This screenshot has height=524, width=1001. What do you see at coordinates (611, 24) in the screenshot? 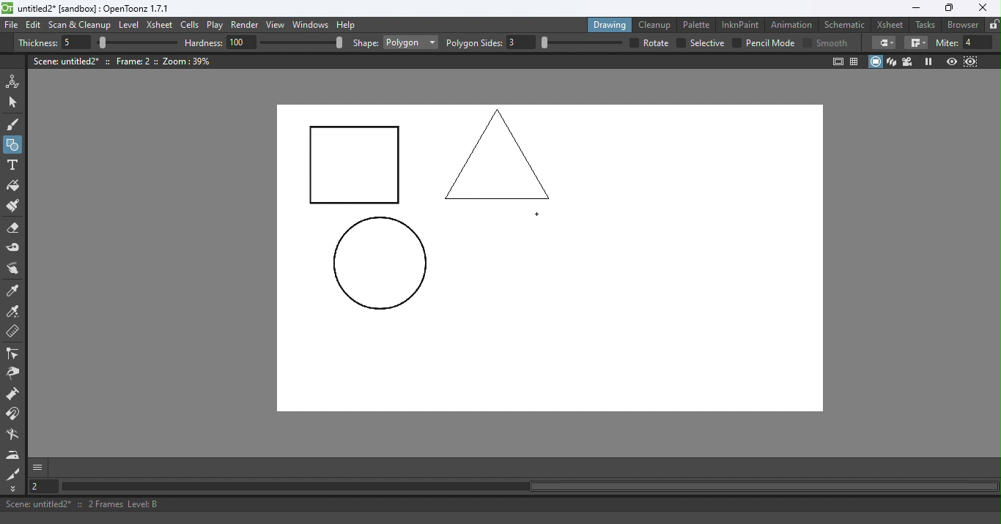
I see `Drawing` at bounding box center [611, 24].